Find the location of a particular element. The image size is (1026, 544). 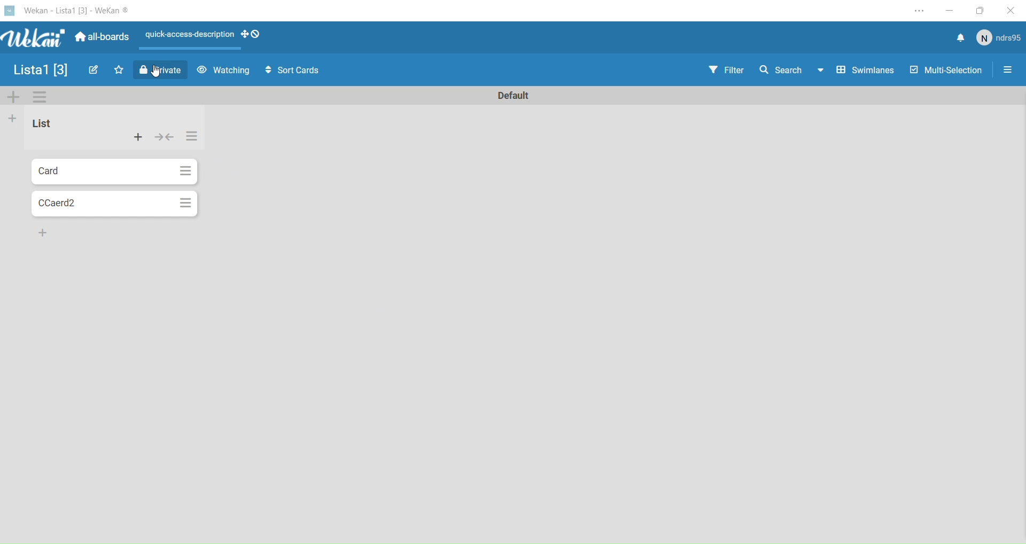

Swimlines is located at coordinates (865, 72).